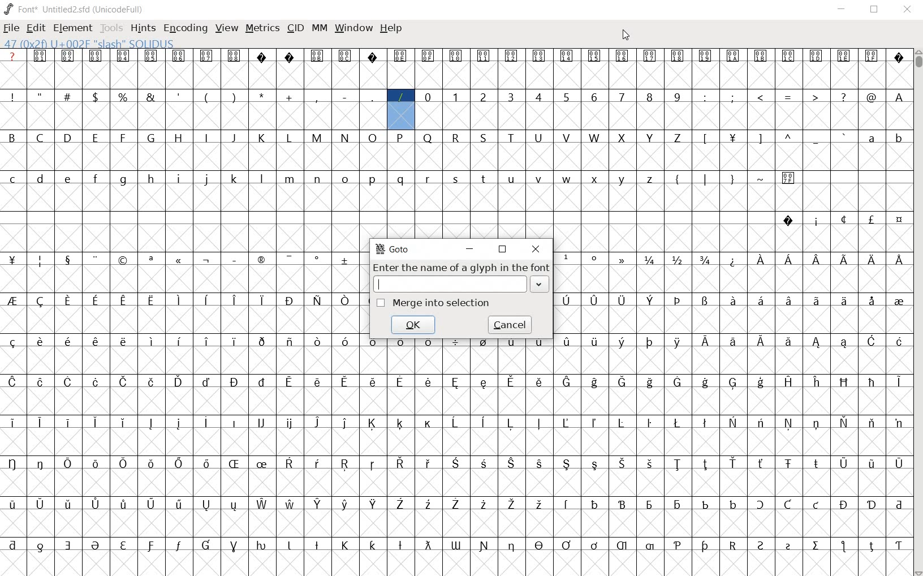 The image size is (923, 576). What do you see at coordinates (206, 137) in the screenshot?
I see `glyph` at bounding box center [206, 137].